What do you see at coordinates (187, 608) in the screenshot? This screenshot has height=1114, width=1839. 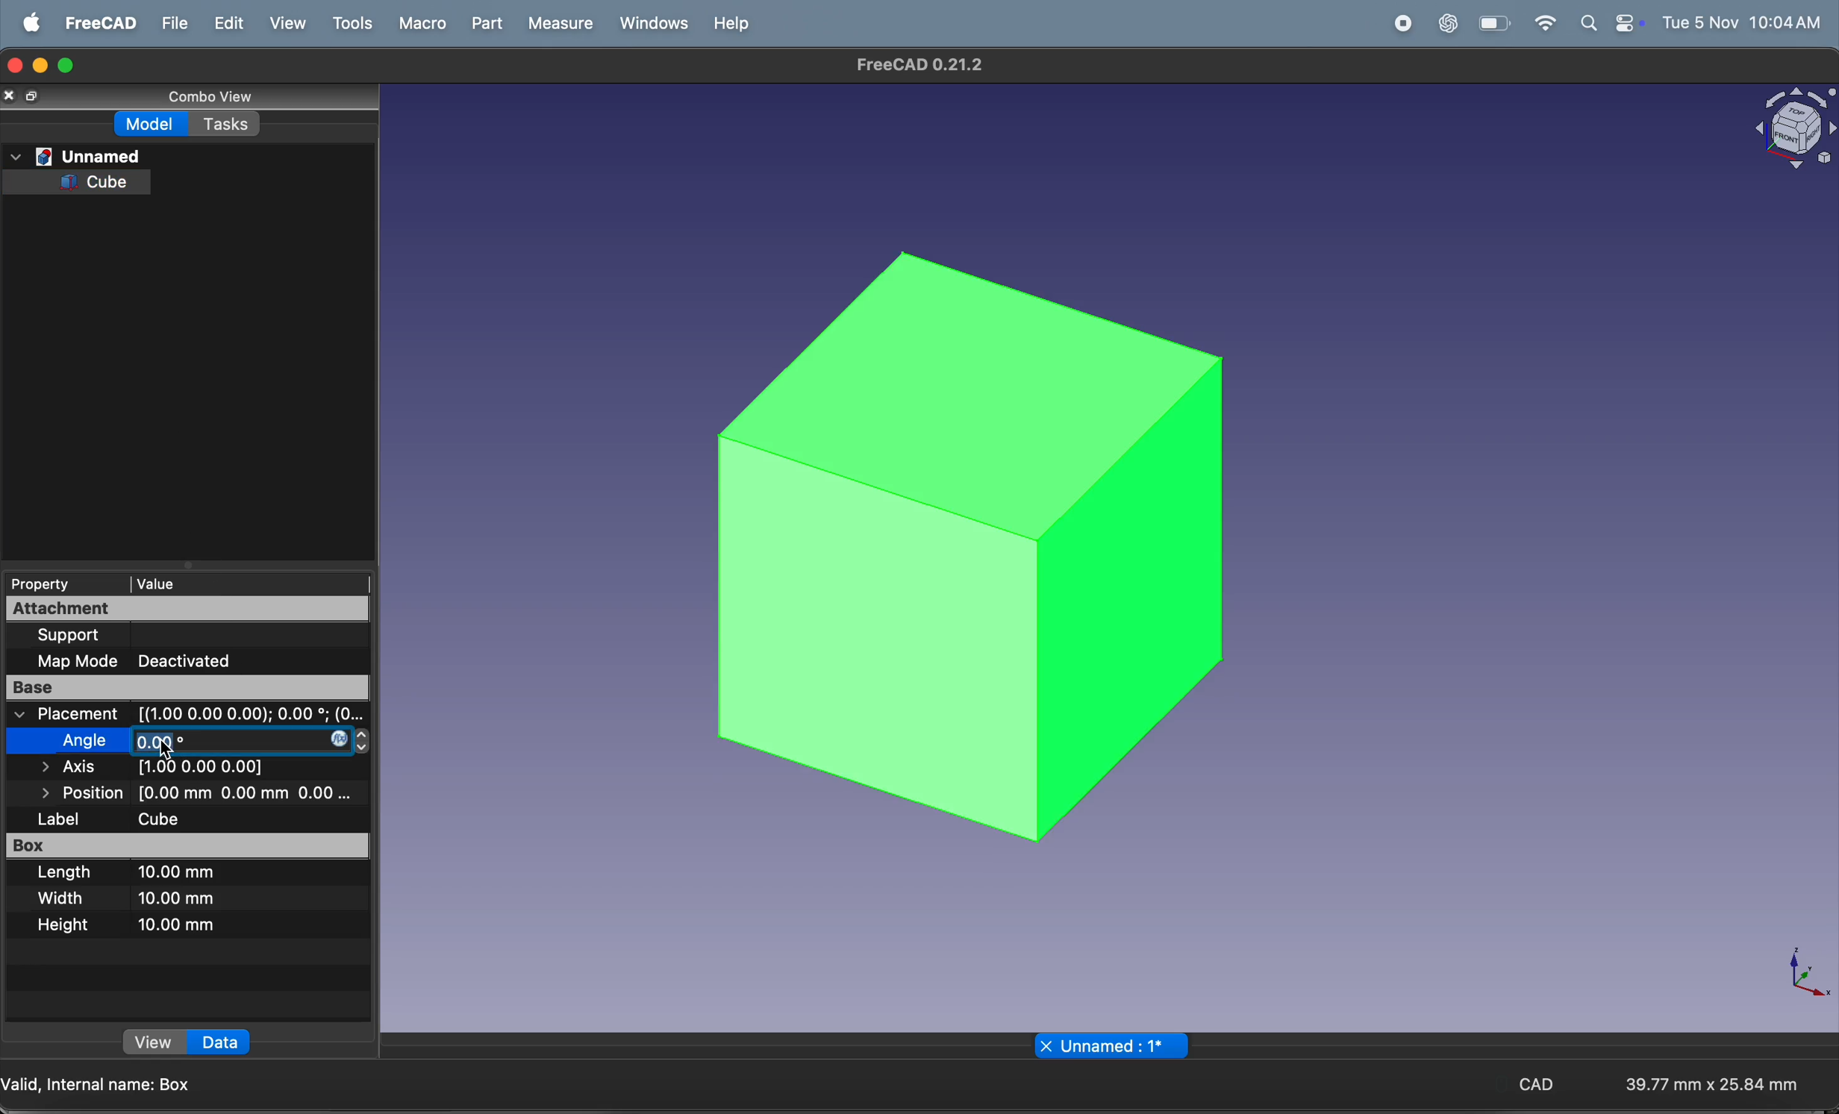 I see `attachment` at bounding box center [187, 608].